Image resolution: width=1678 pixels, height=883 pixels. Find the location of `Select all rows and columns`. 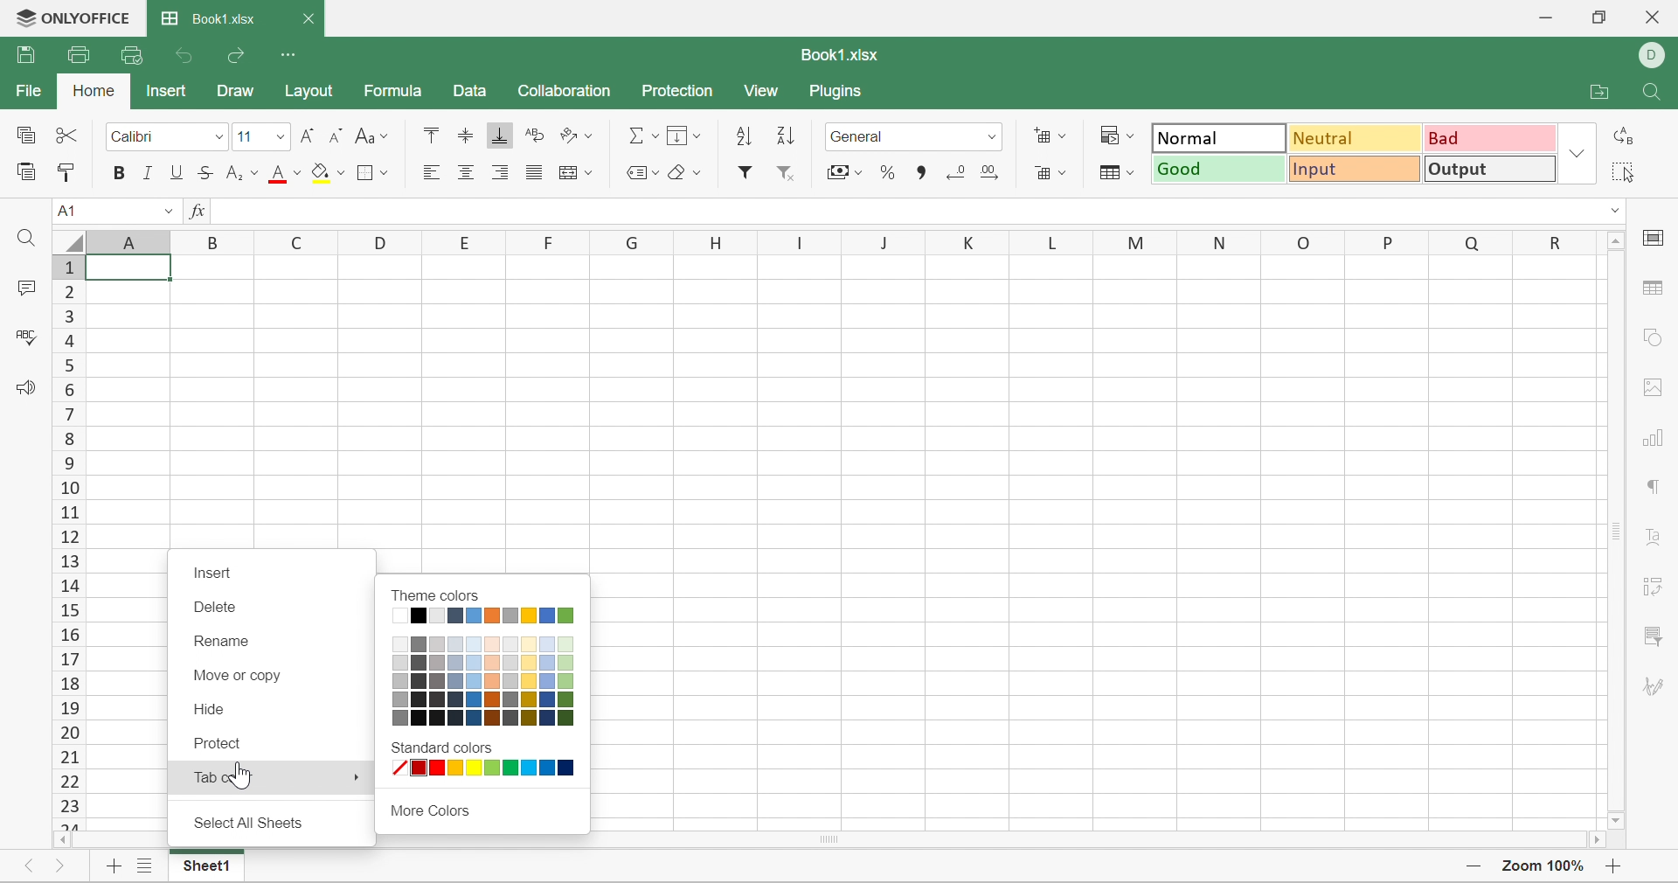

Select all rows and columns is located at coordinates (64, 240).